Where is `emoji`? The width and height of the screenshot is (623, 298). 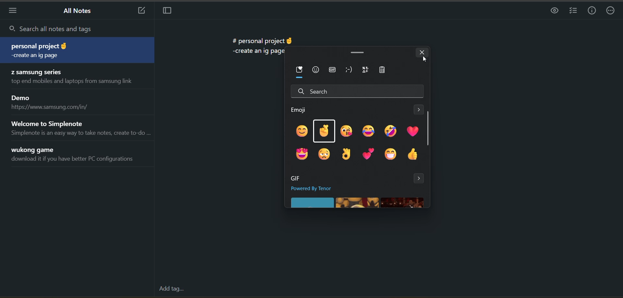
emoji is located at coordinates (299, 110).